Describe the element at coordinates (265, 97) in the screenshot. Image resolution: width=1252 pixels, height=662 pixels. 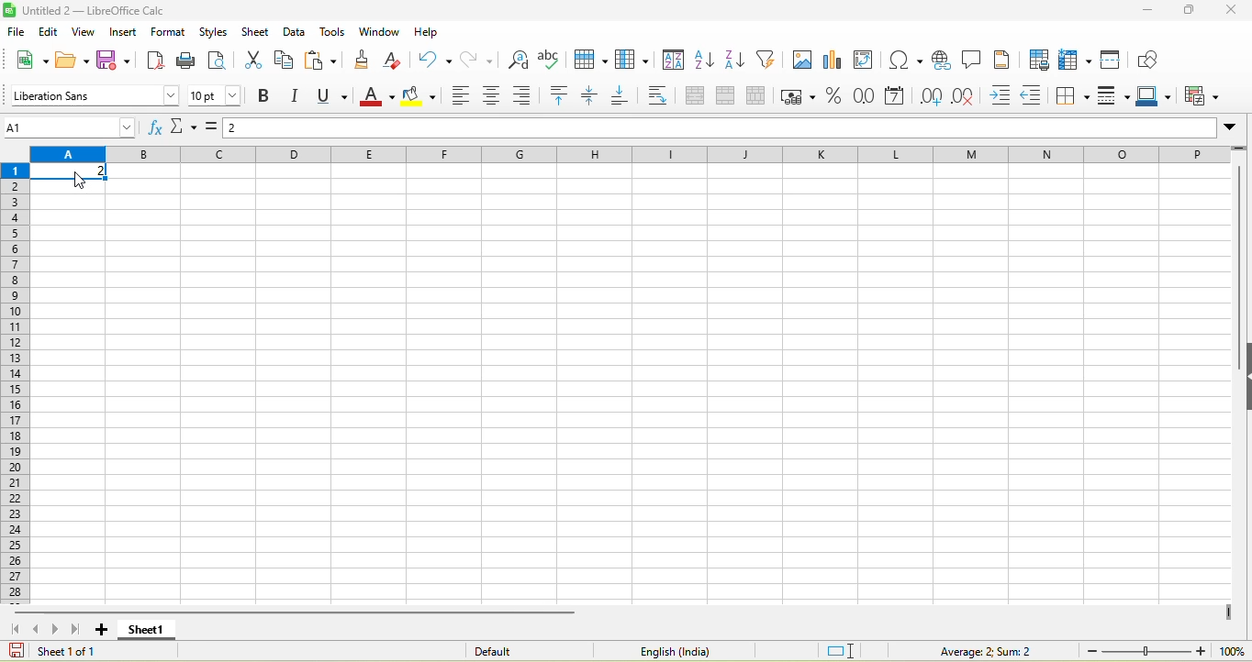
I see `bold` at that location.